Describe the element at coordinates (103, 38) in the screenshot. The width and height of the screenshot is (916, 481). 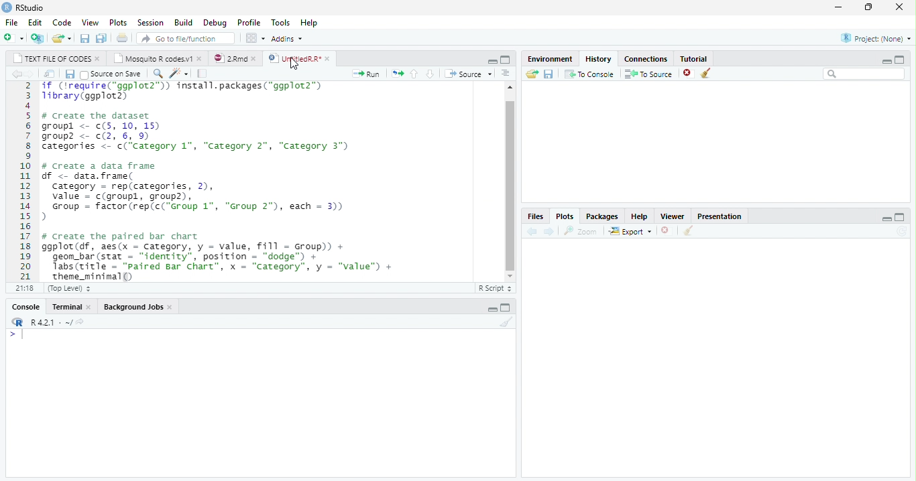
I see `save all document` at that location.